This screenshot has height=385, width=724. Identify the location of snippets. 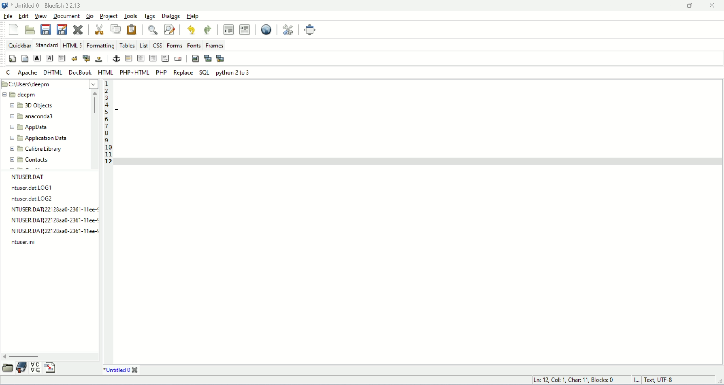
(52, 369).